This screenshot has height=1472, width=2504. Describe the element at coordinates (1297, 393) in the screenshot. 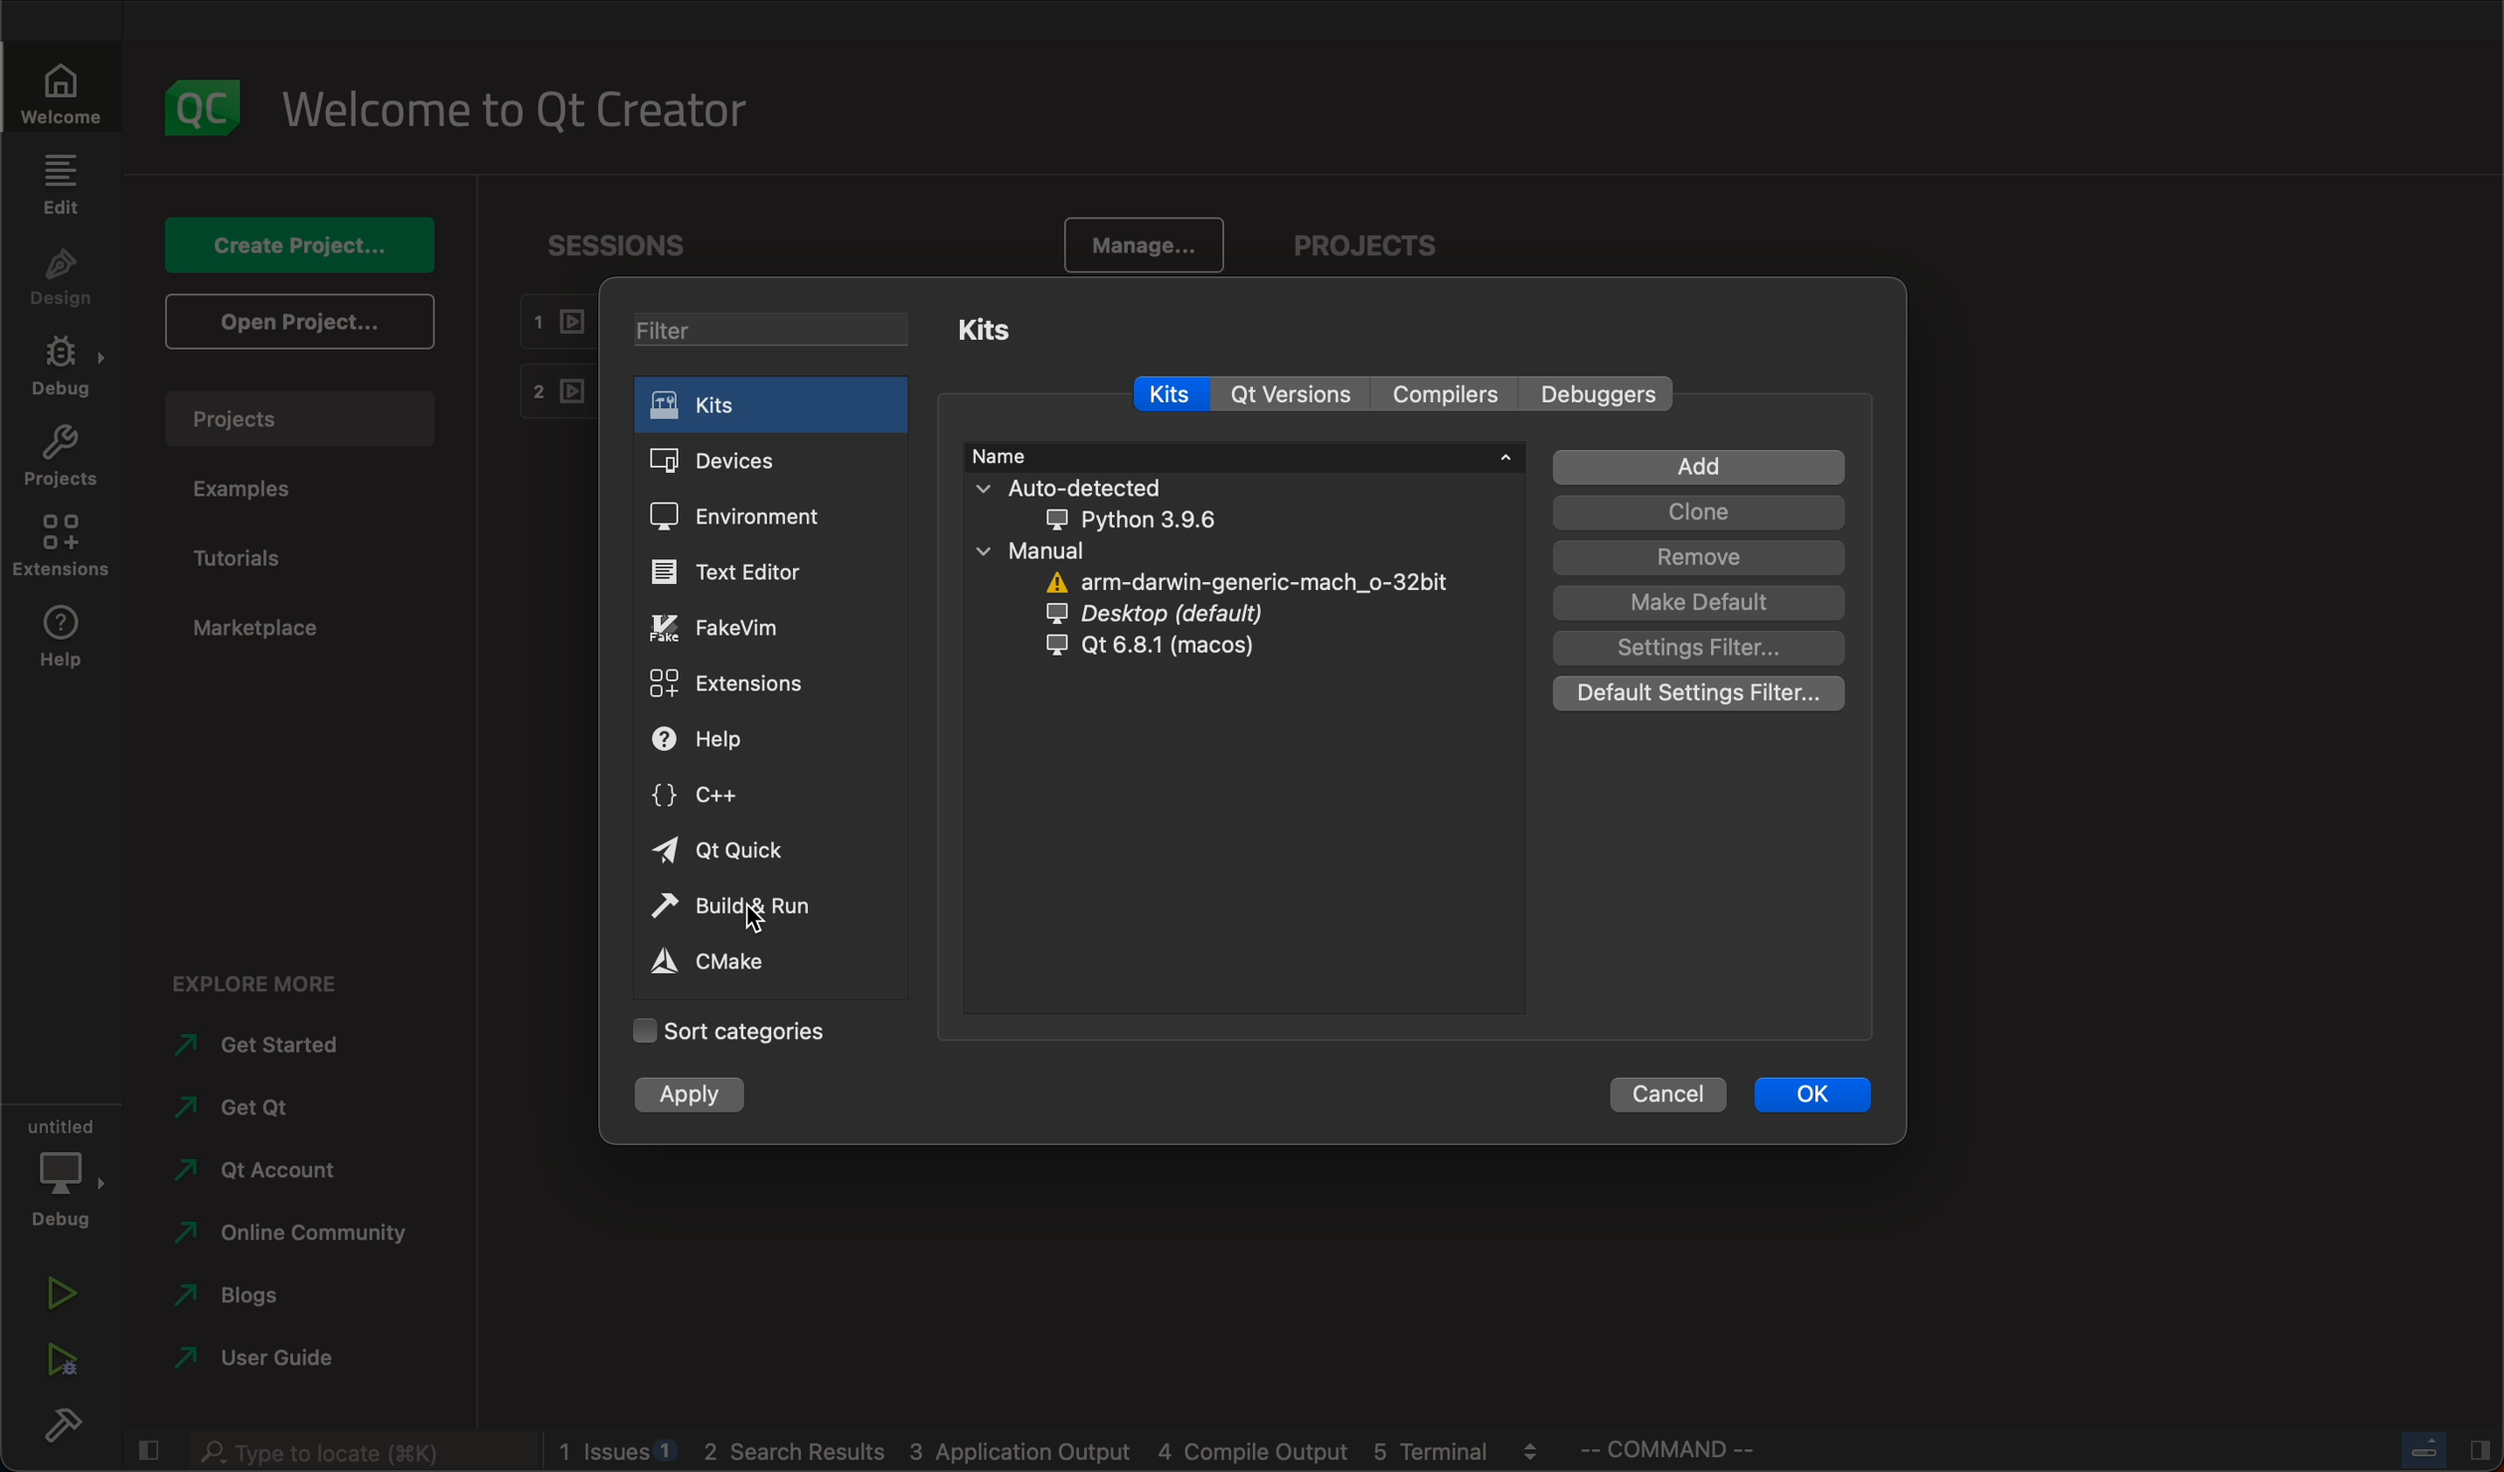

I see `qt versions` at that location.